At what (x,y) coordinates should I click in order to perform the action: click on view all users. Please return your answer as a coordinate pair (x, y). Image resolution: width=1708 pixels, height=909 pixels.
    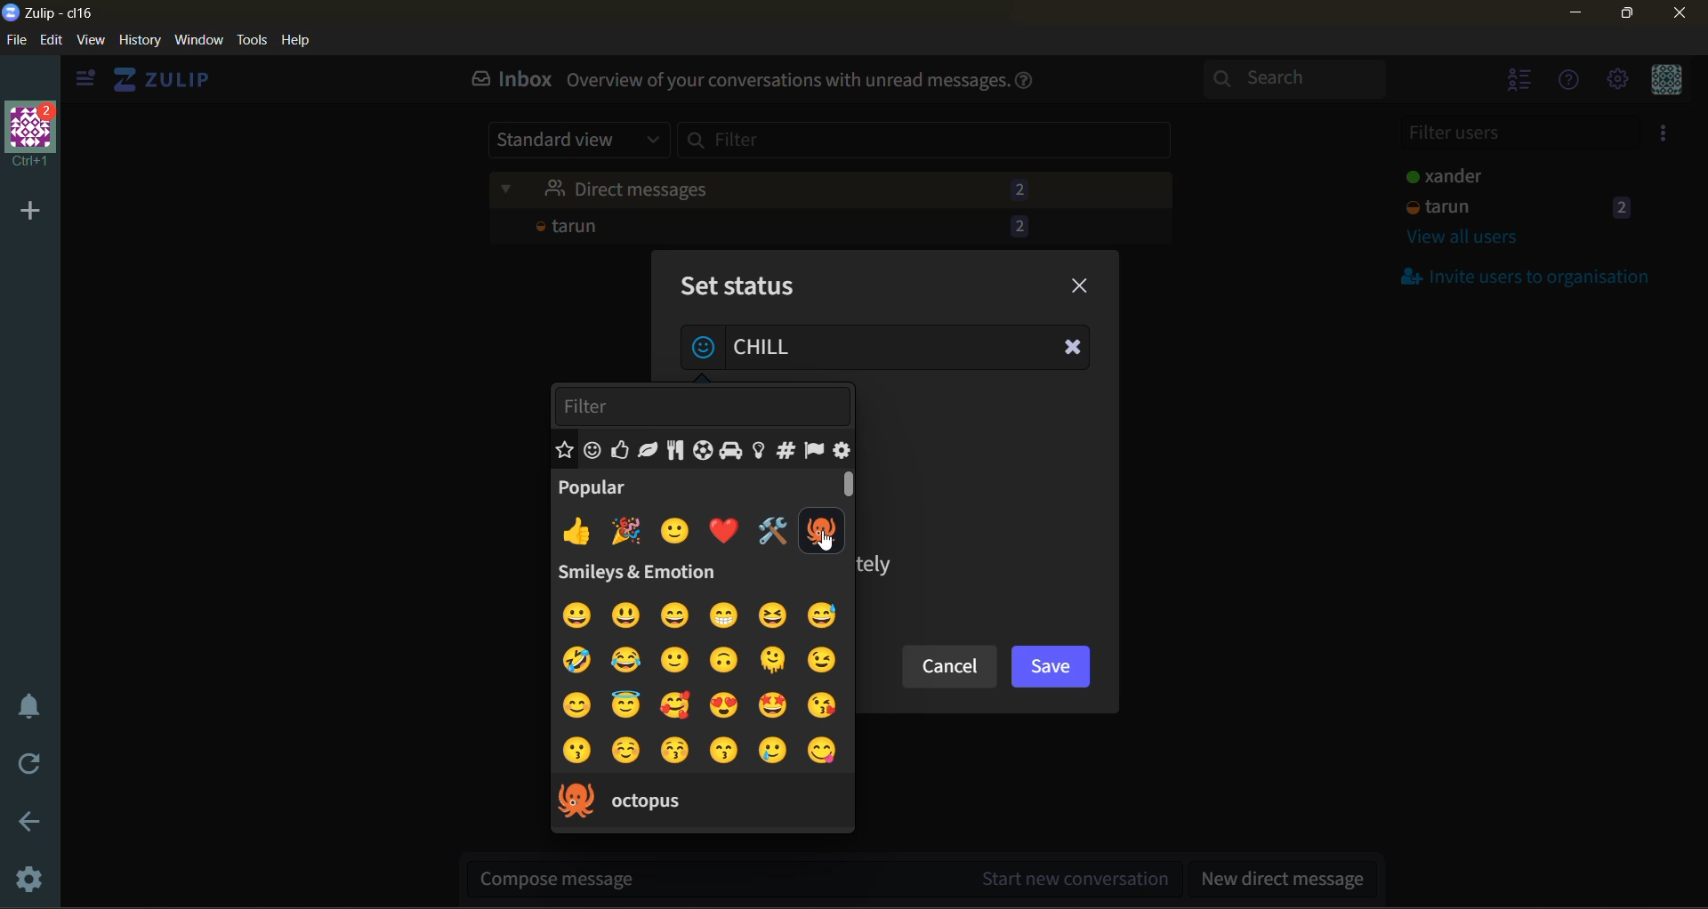
    Looking at the image, I should click on (1478, 242).